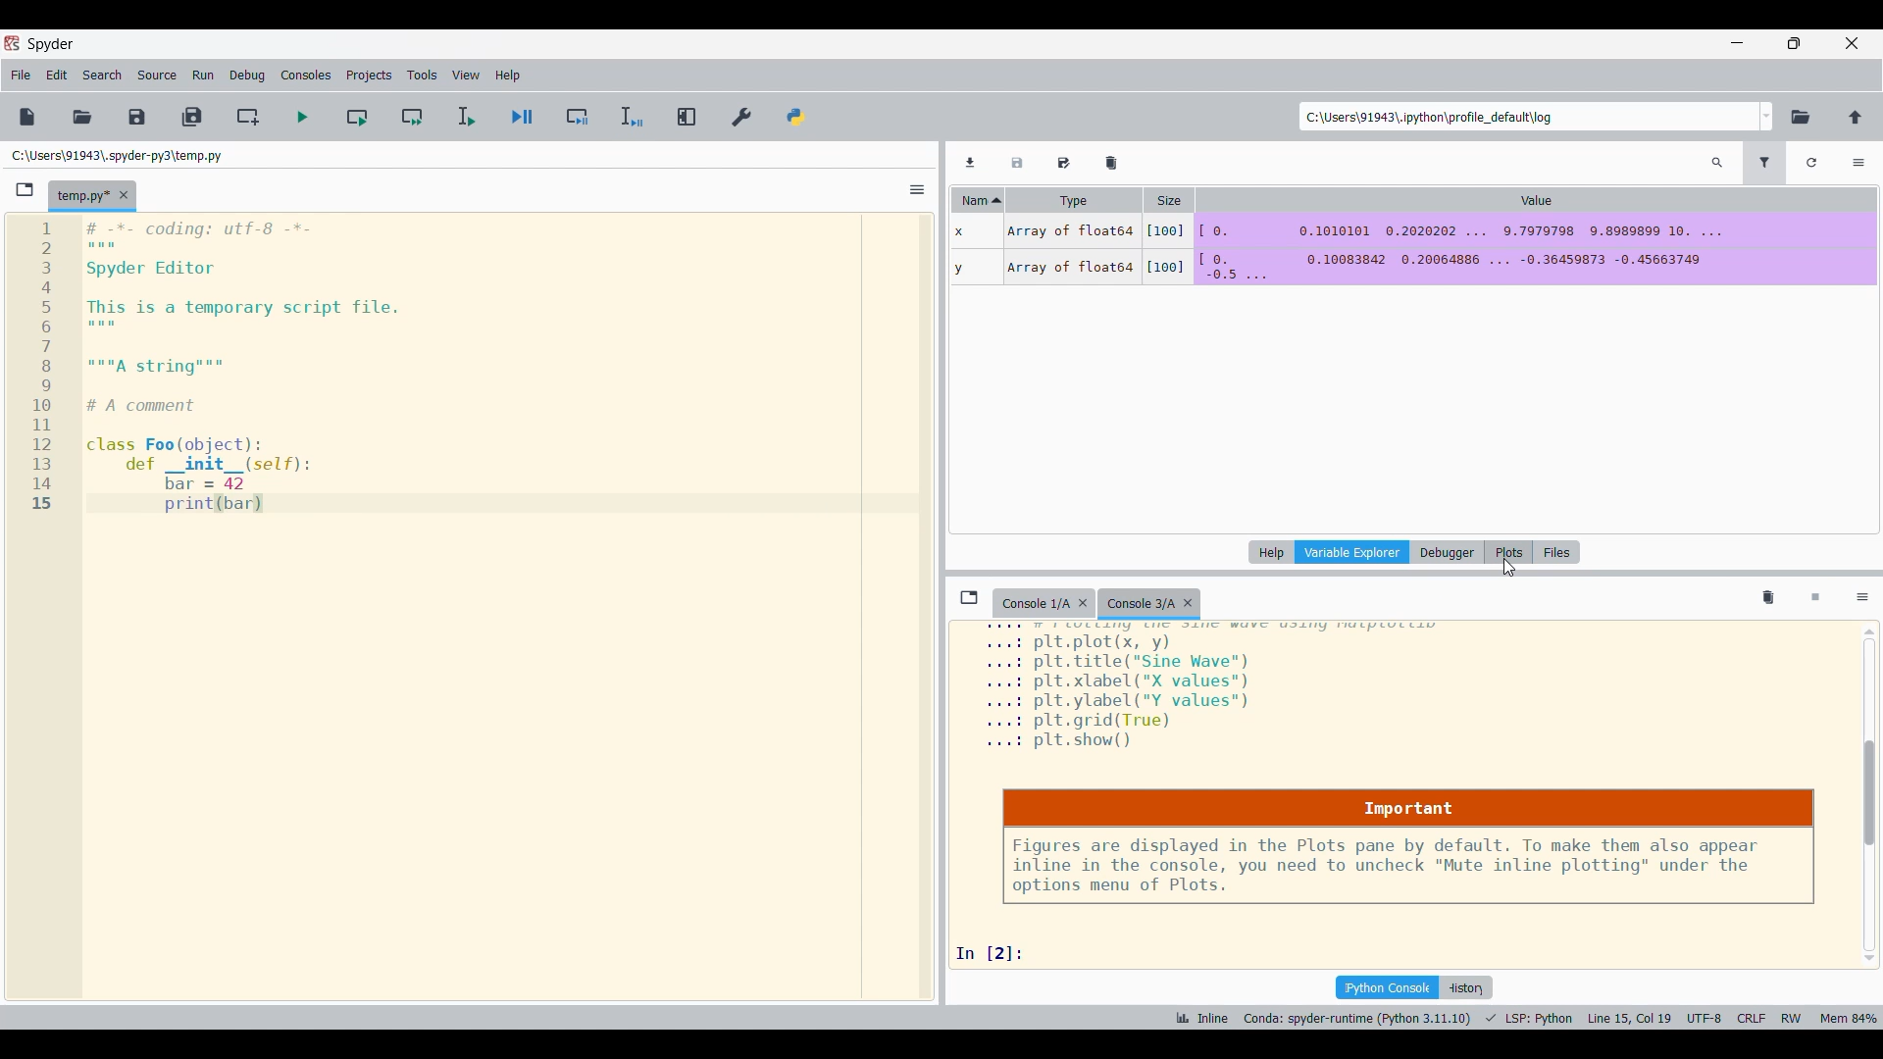 The image size is (1883, 1059). I want to click on Run file, so click(302, 117).